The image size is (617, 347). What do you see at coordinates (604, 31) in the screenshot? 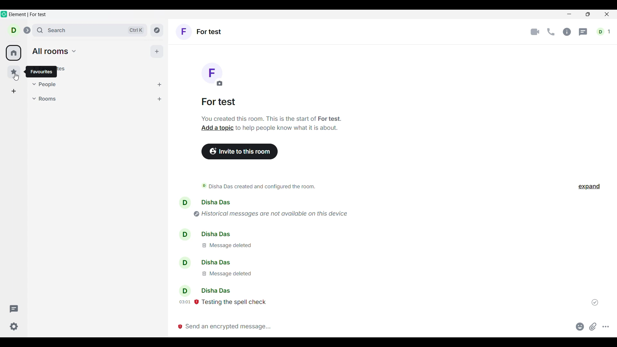
I see `Current account` at bounding box center [604, 31].